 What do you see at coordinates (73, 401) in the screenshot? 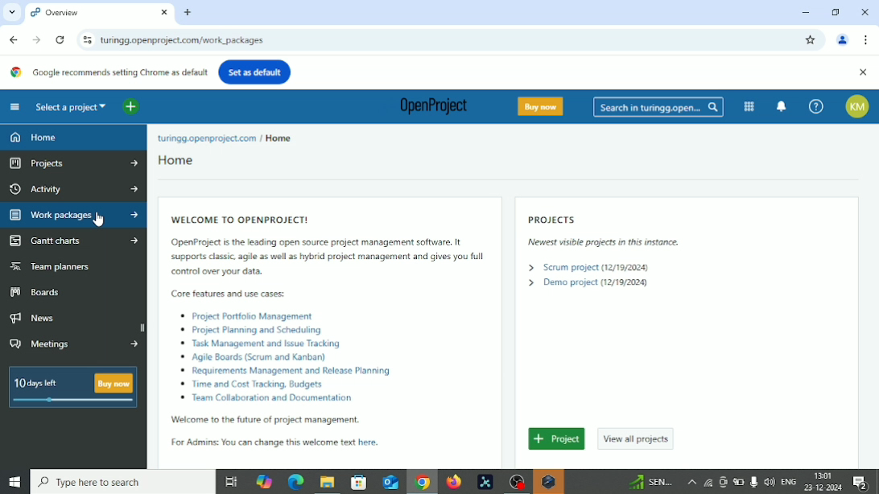
I see `days of subscription left in slide bar` at bounding box center [73, 401].